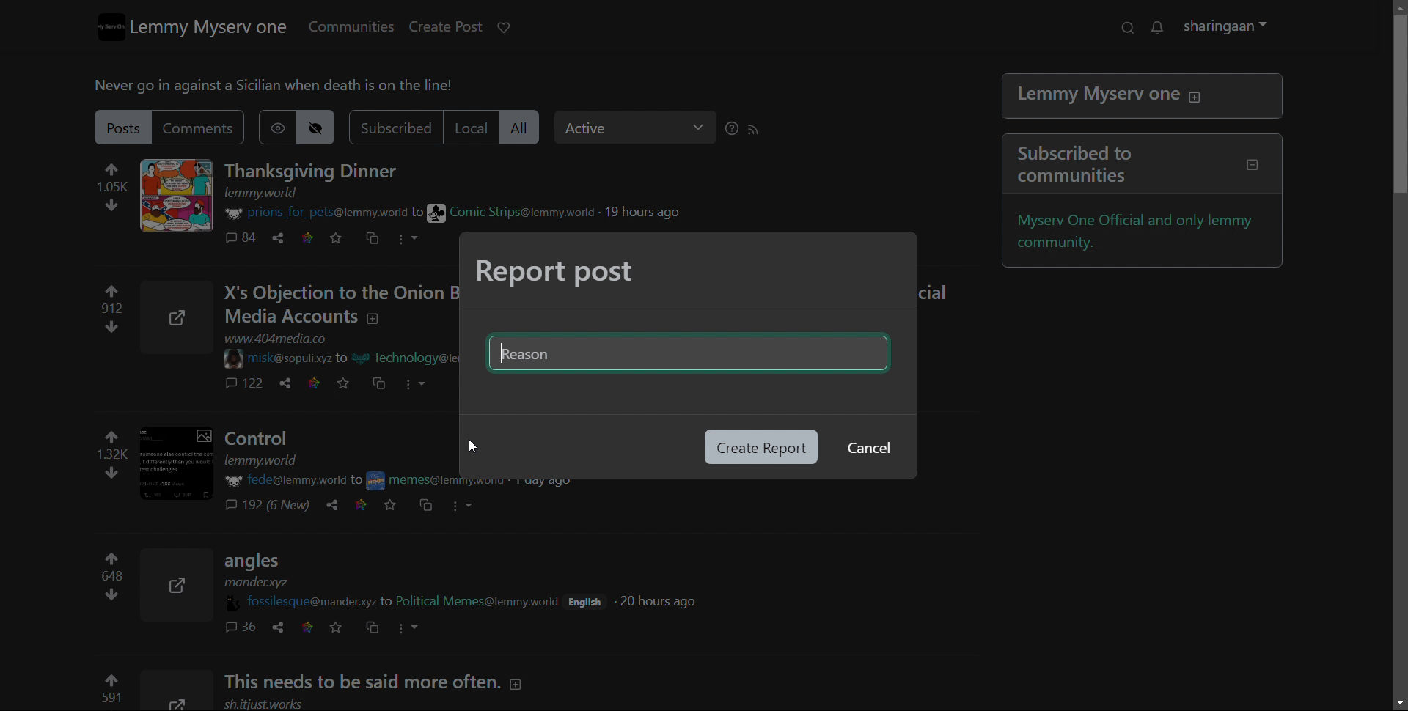  I want to click on favorites, so click(342, 627).